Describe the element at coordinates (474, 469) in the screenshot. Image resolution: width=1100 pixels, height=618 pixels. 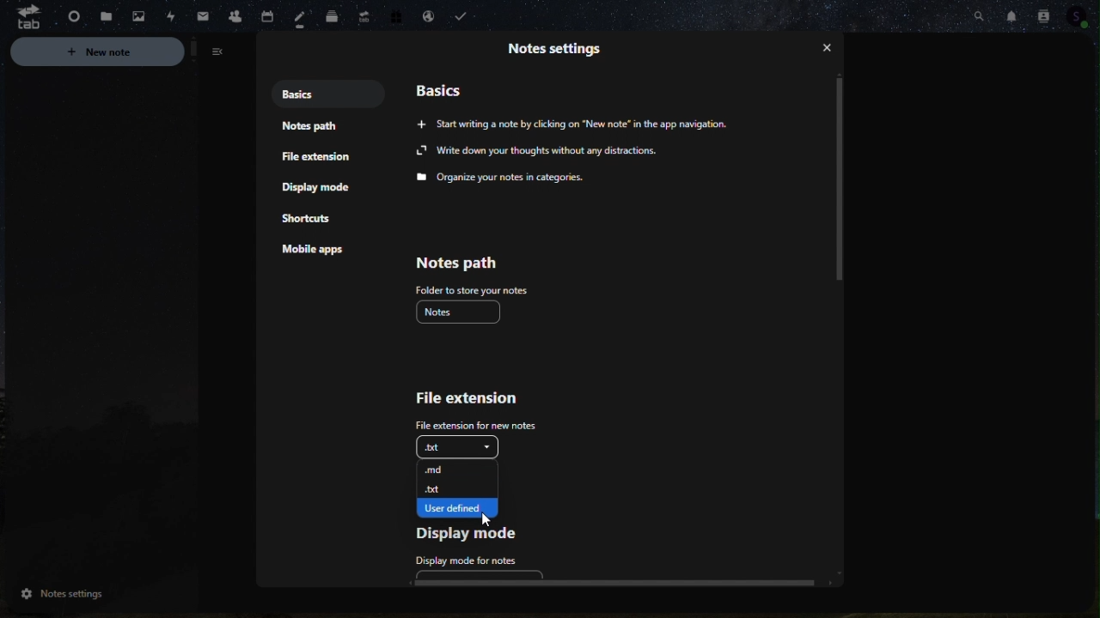
I see `.md` at that location.